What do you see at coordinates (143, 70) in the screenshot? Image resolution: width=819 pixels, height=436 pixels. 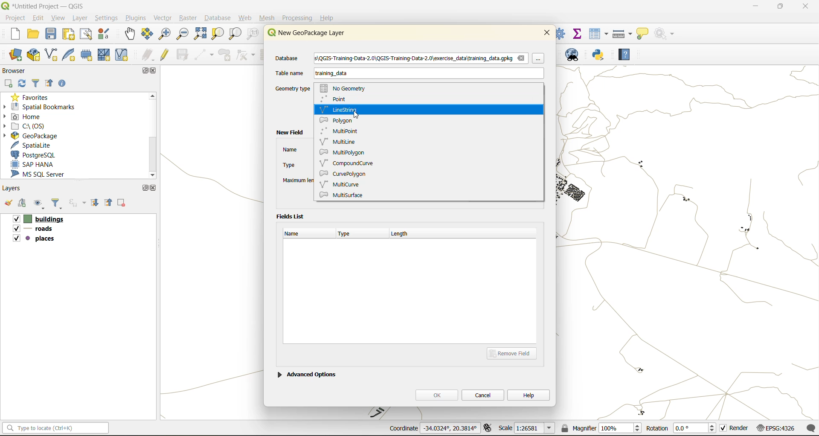 I see `maximize` at bounding box center [143, 70].